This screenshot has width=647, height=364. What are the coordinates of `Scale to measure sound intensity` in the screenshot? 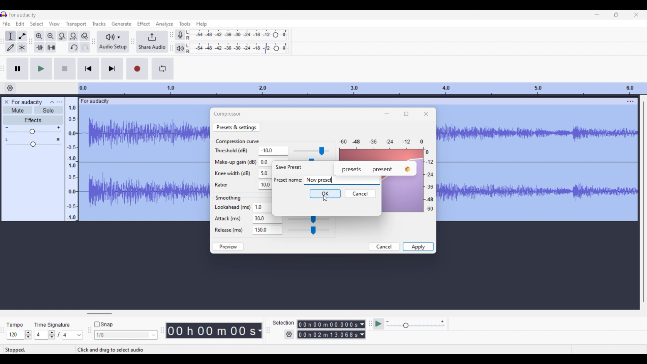 It's located at (72, 163).